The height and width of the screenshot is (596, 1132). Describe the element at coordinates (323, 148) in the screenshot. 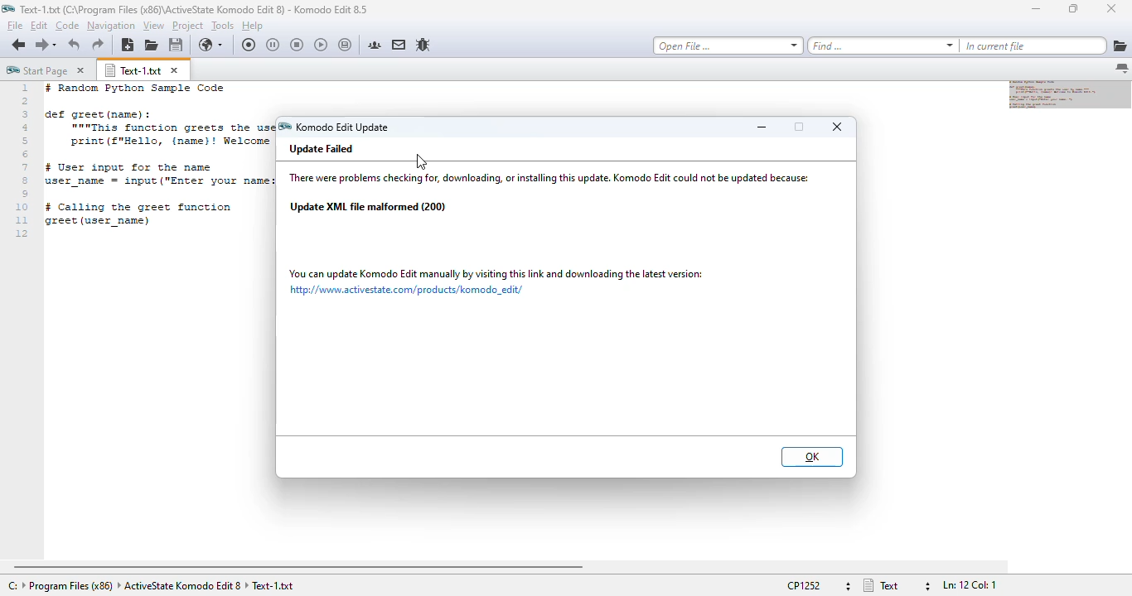

I see `update failed` at that location.